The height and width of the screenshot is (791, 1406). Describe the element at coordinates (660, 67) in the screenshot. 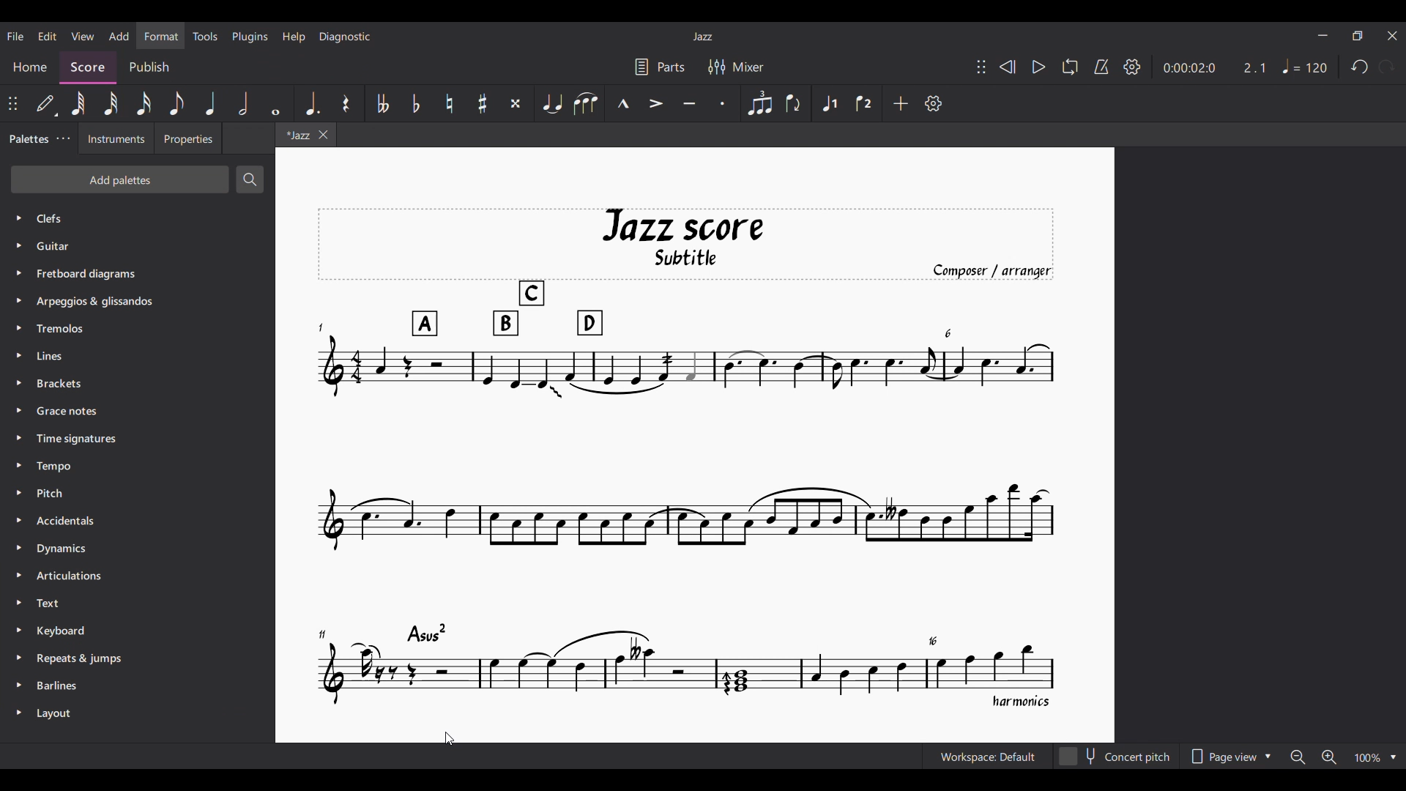

I see `Parts settings` at that location.